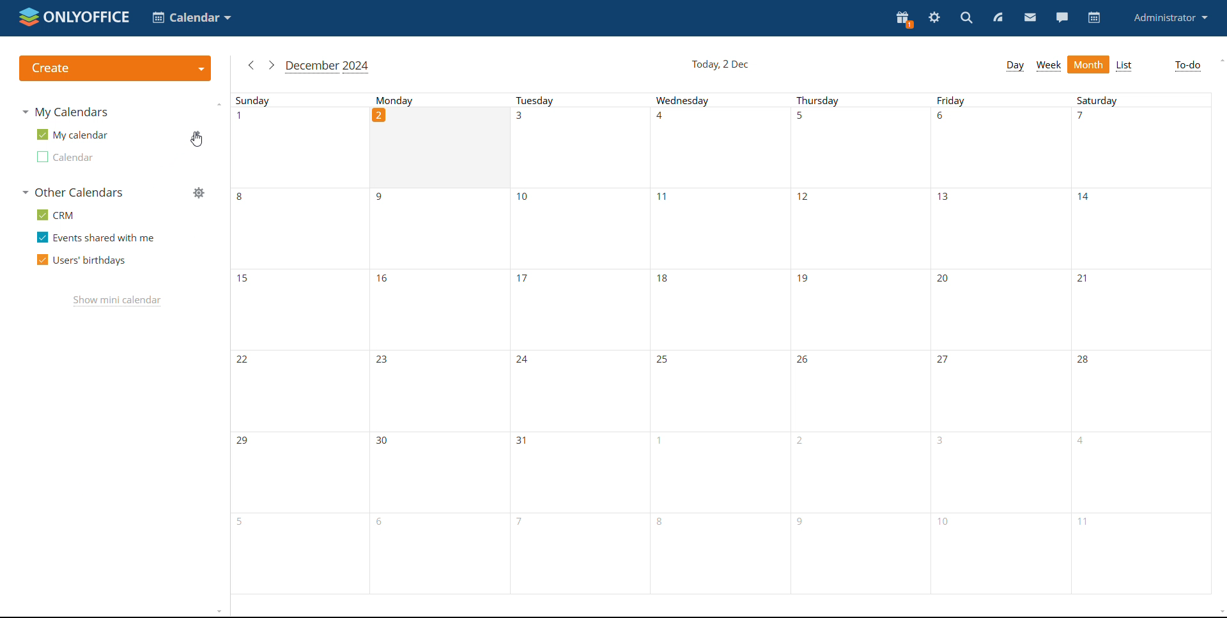  Describe the element at coordinates (904, 20) in the screenshot. I see `present` at that location.